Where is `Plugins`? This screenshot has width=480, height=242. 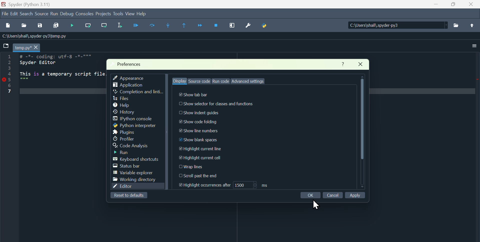
Plugins is located at coordinates (127, 132).